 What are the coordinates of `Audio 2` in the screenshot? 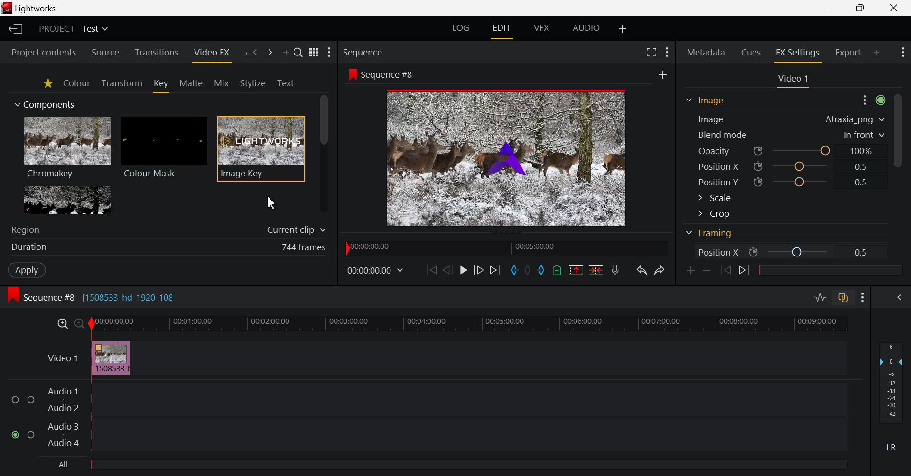 It's located at (64, 409).